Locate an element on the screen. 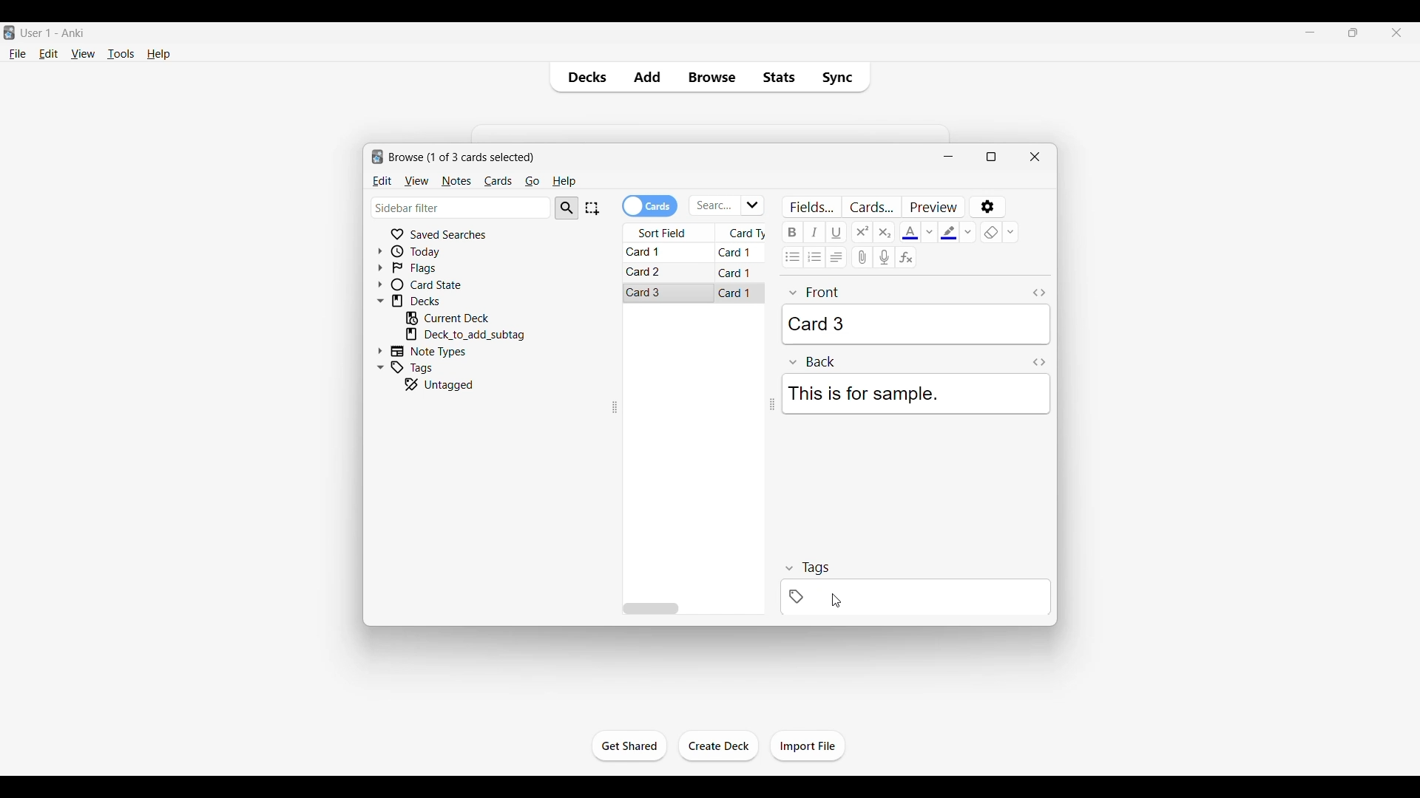 The image size is (1420, 798). Click to expand Note Types is located at coordinates (380, 351).